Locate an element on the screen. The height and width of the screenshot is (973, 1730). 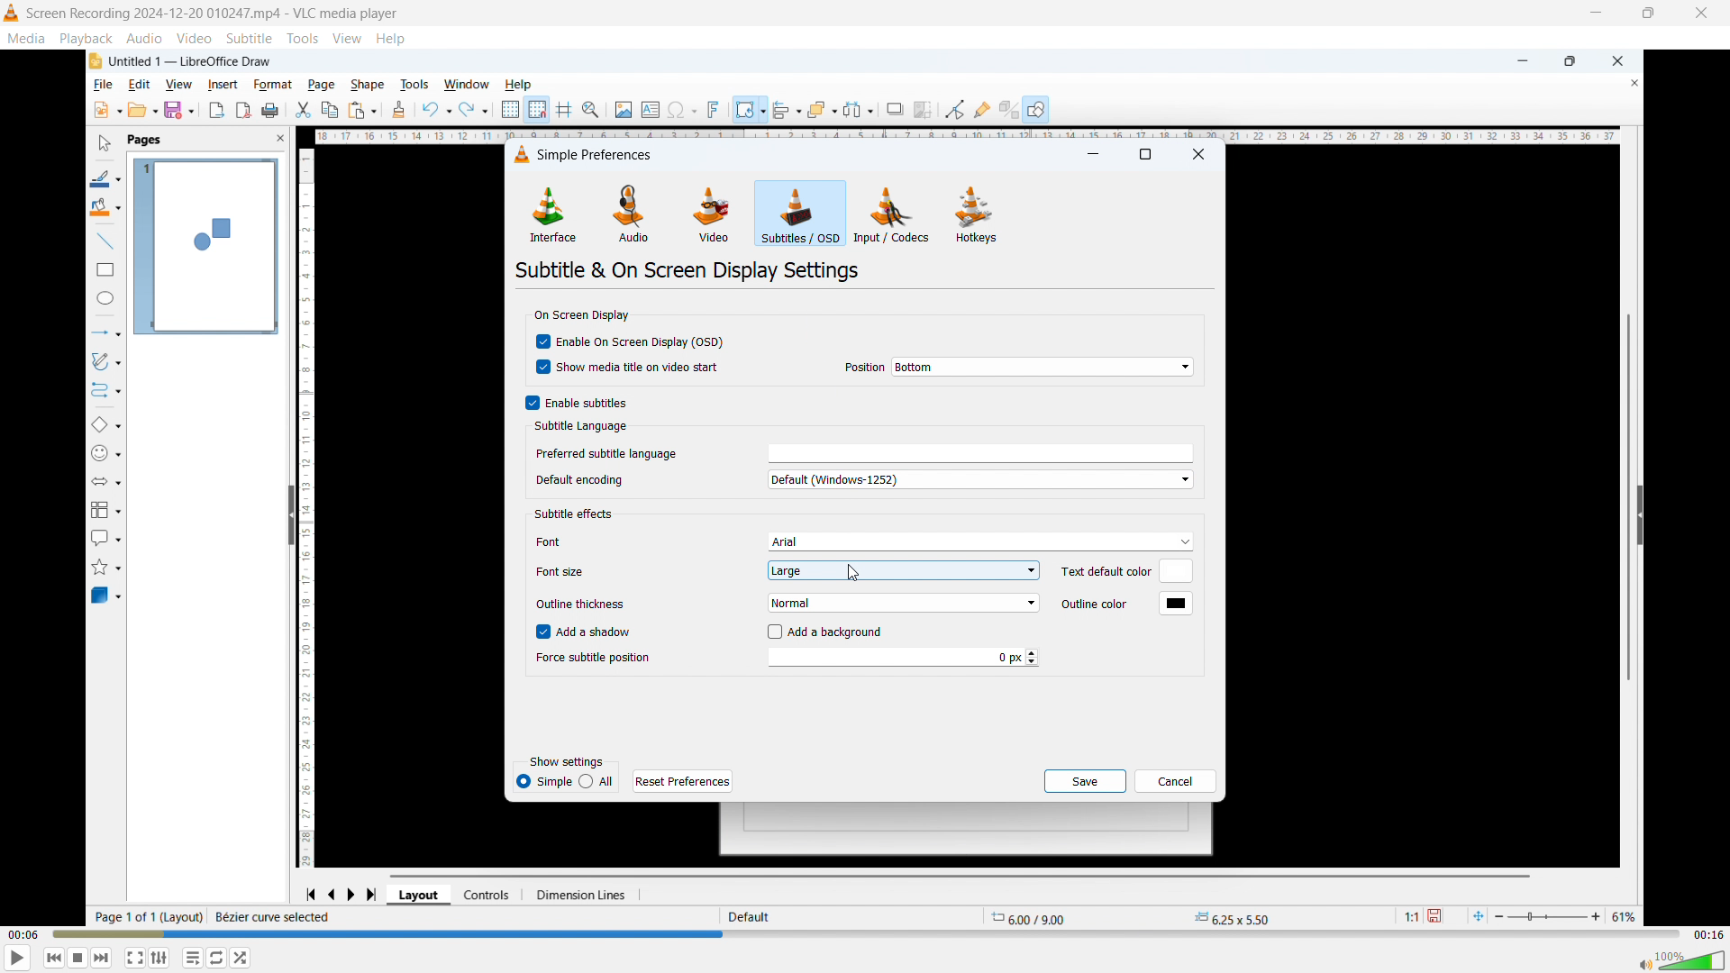
Screen Recording 2024-12-20 010247.mp4 - VLC media player is located at coordinates (214, 14).